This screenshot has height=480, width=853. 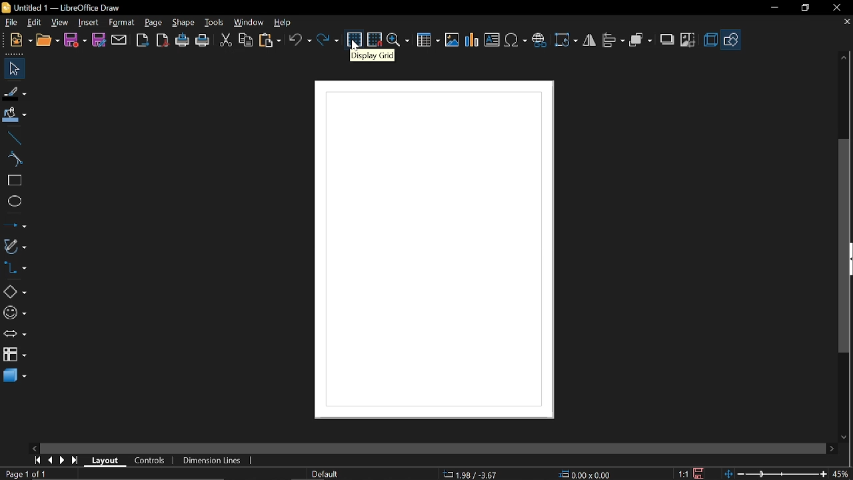 What do you see at coordinates (15, 354) in the screenshot?
I see `flowchart` at bounding box center [15, 354].